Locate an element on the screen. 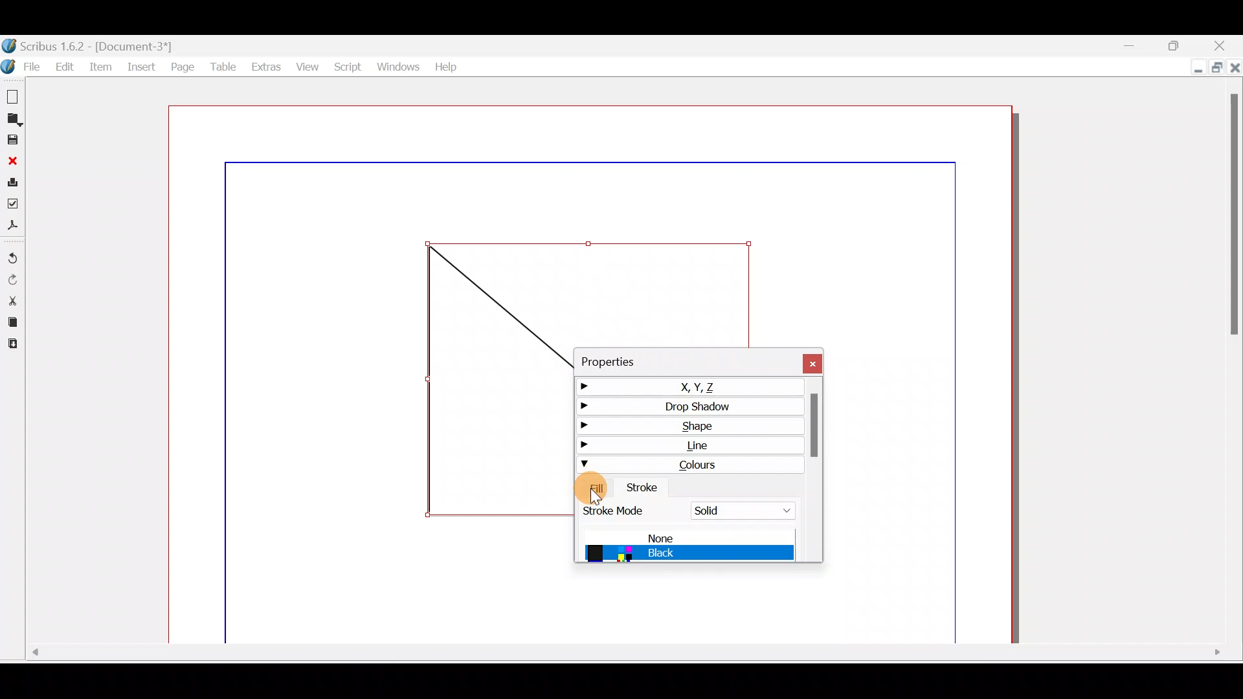 The height and width of the screenshot is (699, 1243). Close is located at coordinates (11, 159).